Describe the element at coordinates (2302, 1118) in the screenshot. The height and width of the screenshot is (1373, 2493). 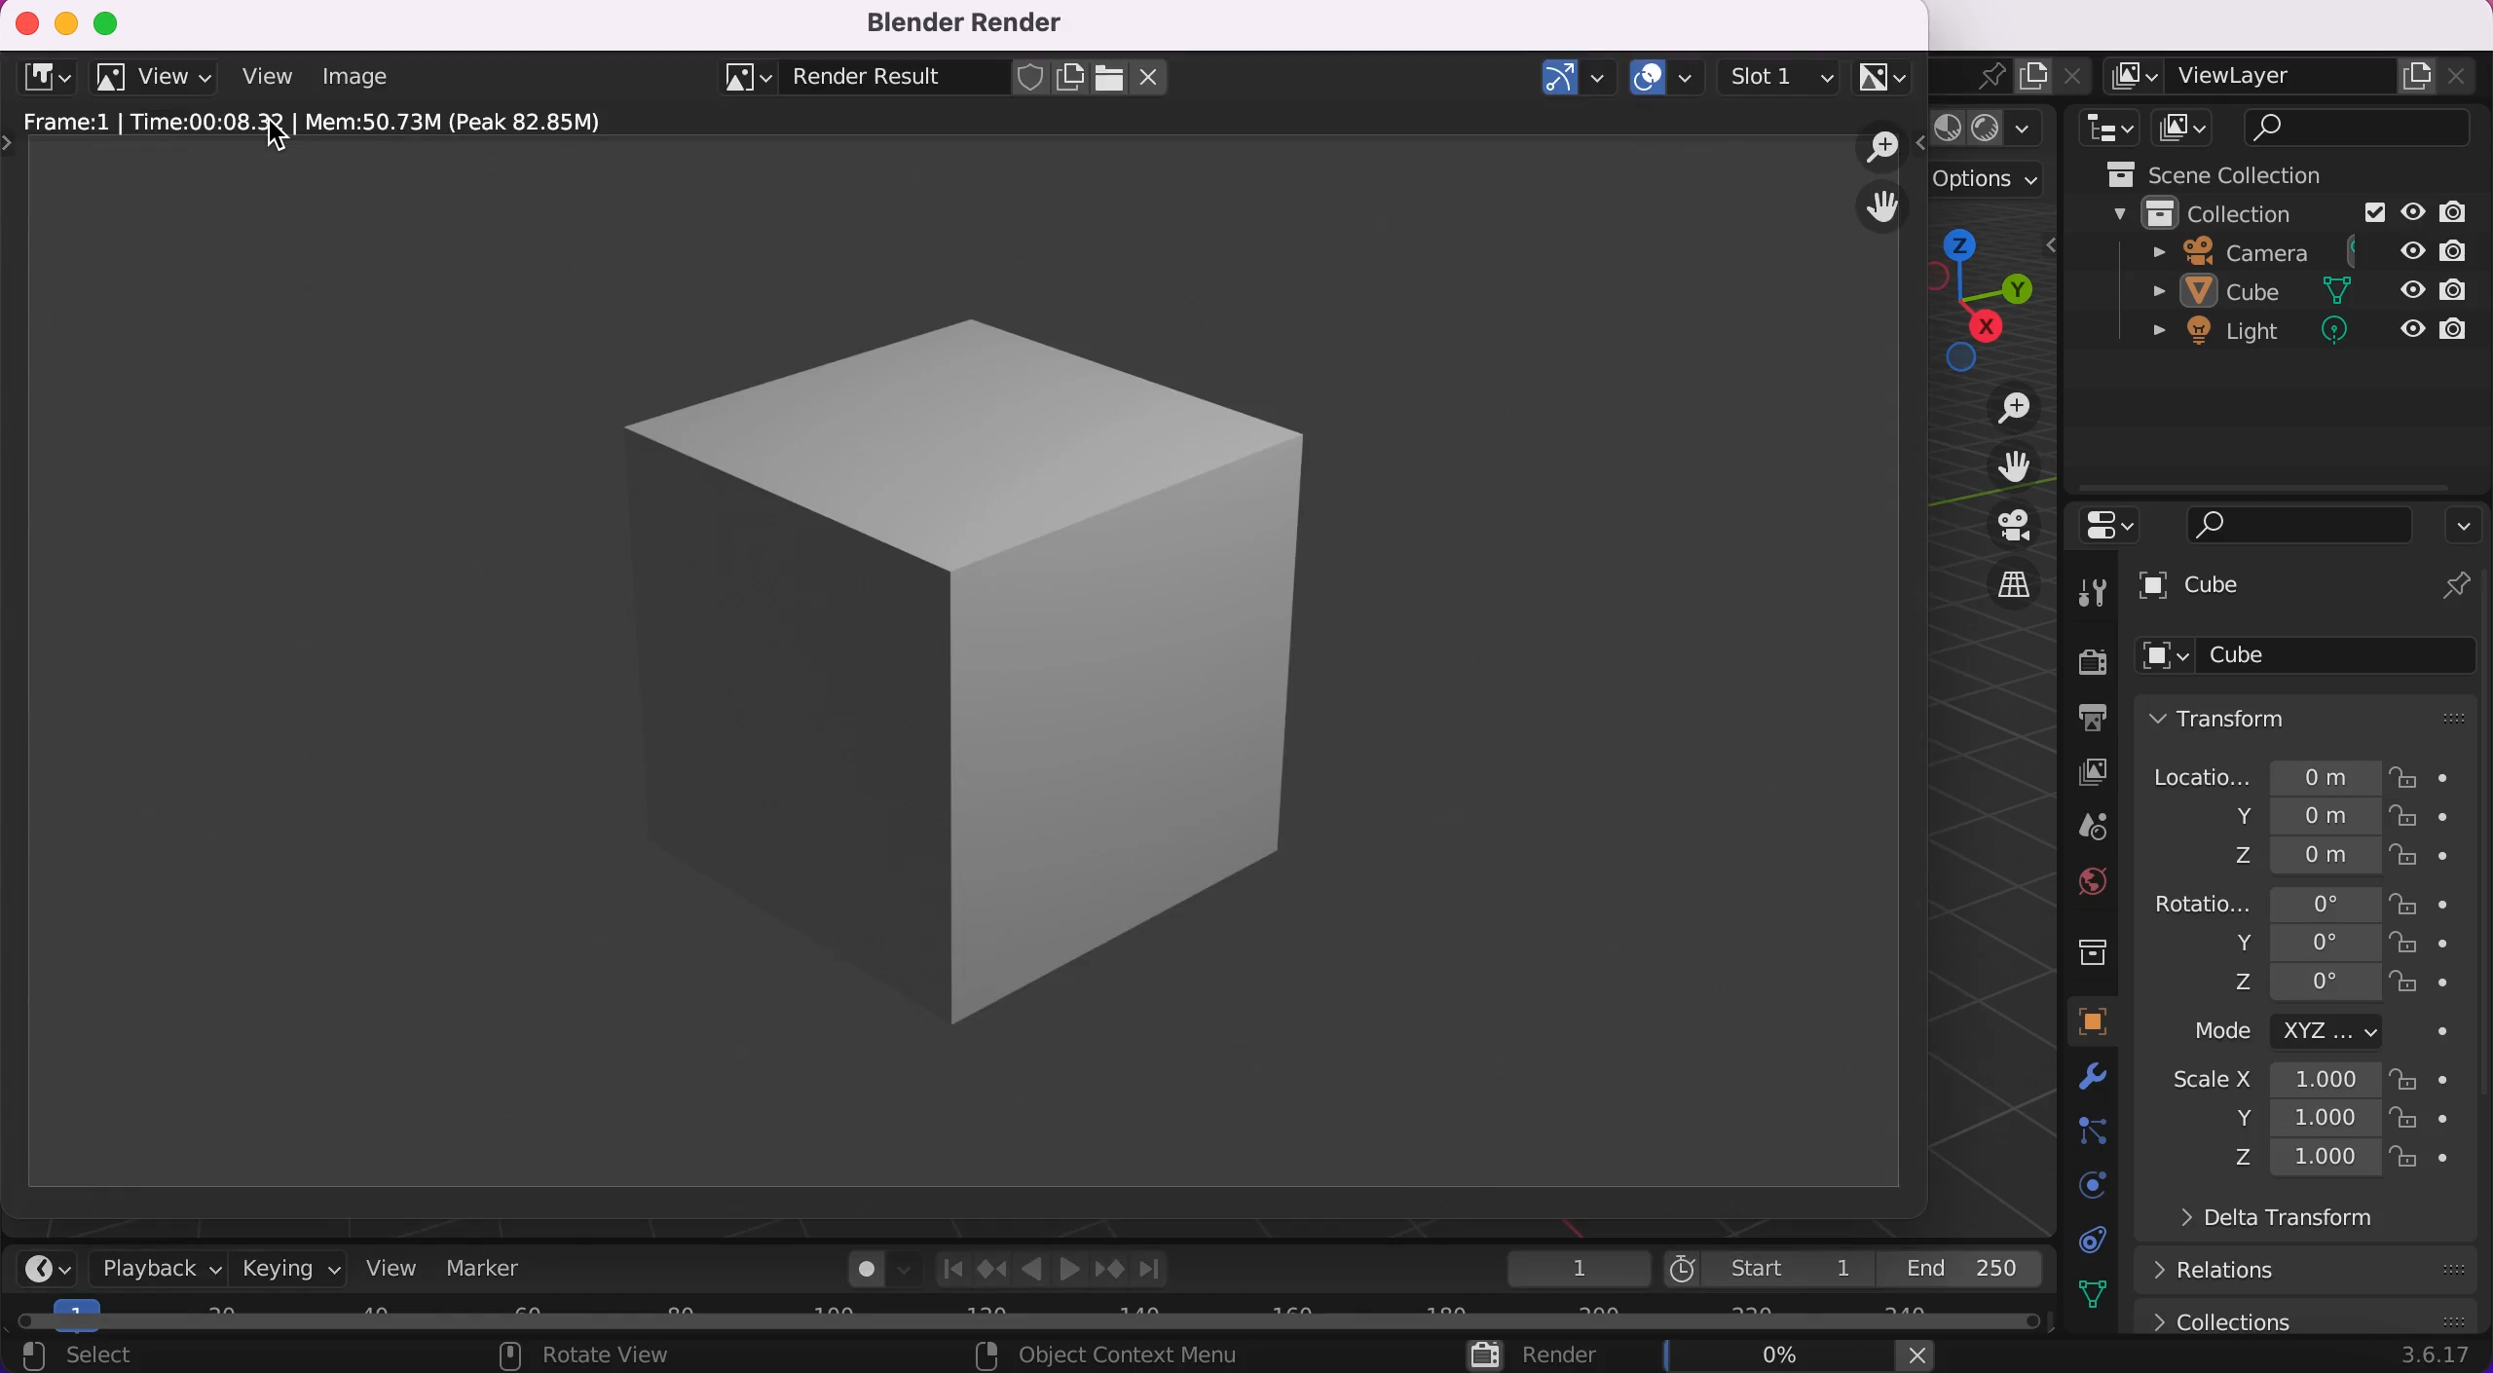
I see `y 1.000` at that location.